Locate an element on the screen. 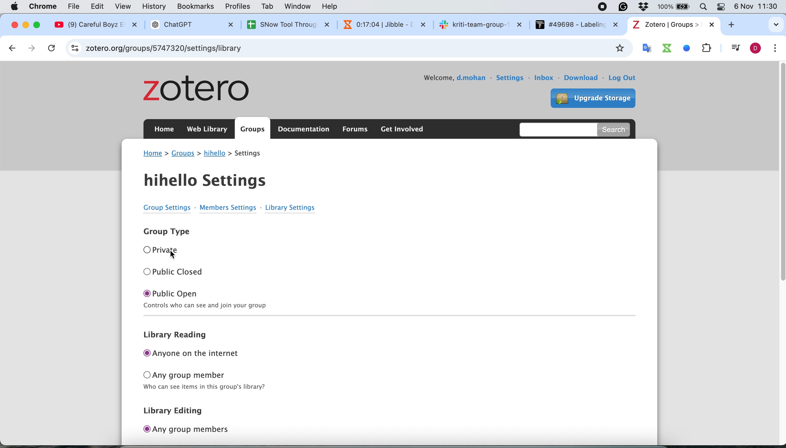  maximise is located at coordinates (39, 24).